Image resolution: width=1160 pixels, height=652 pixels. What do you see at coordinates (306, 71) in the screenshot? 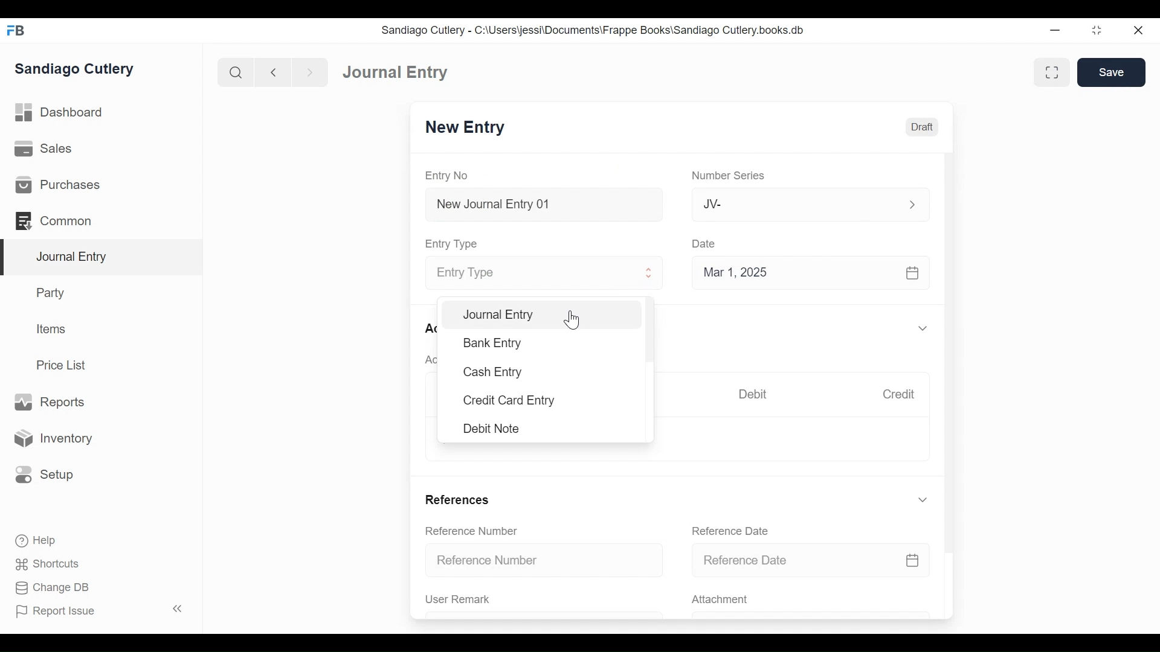
I see `next` at bounding box center [306, 71].